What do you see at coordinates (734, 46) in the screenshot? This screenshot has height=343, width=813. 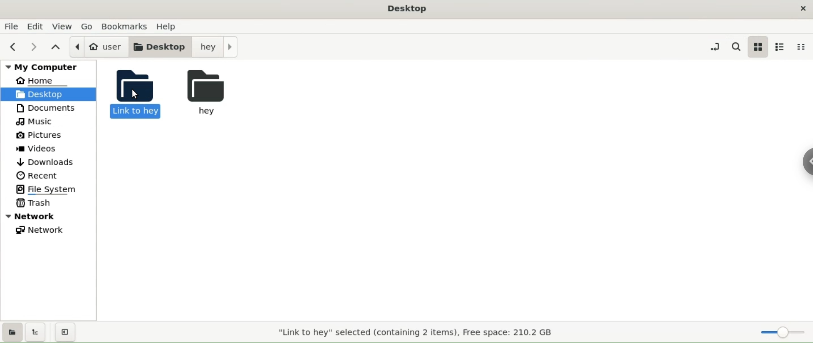 I see `search` at bounding box center [734, 46].